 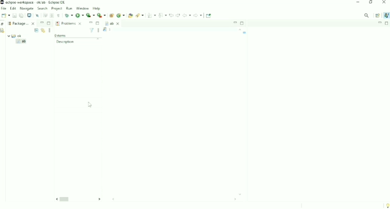 I want to click on Show Whitespace Characters, so click(x=59, y=16).